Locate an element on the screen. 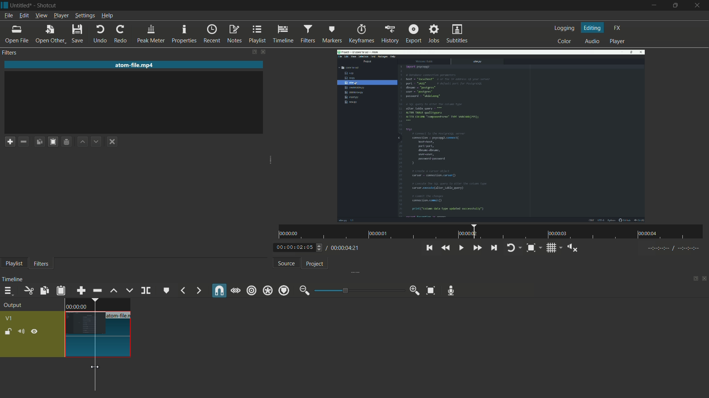 This screenshot has width=709, height=398. minimize is located at coordinates (653, 6).